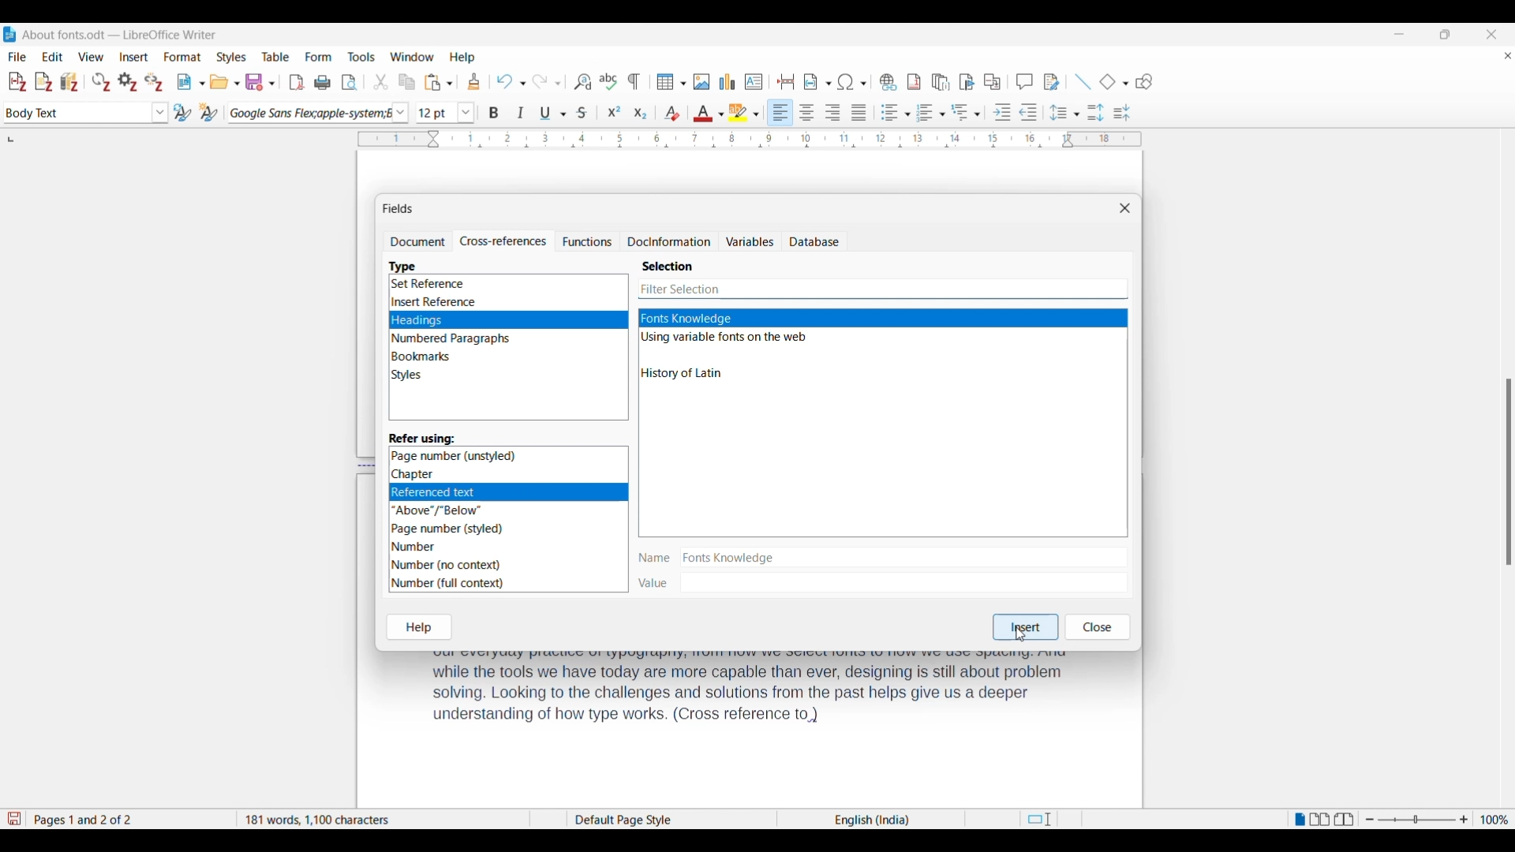  Describe the element at coordinates (858, 820) in the screenshot. I see `English(India)` at that location.